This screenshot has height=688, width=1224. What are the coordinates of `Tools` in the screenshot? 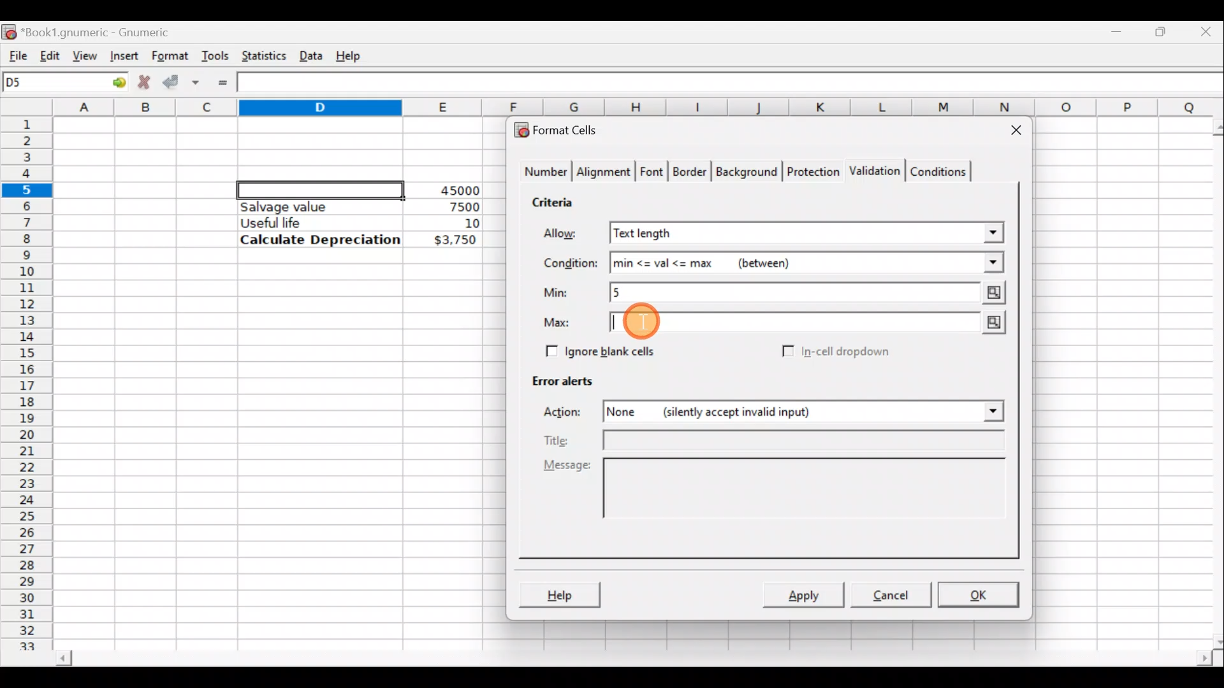 It's located at (215, 55).